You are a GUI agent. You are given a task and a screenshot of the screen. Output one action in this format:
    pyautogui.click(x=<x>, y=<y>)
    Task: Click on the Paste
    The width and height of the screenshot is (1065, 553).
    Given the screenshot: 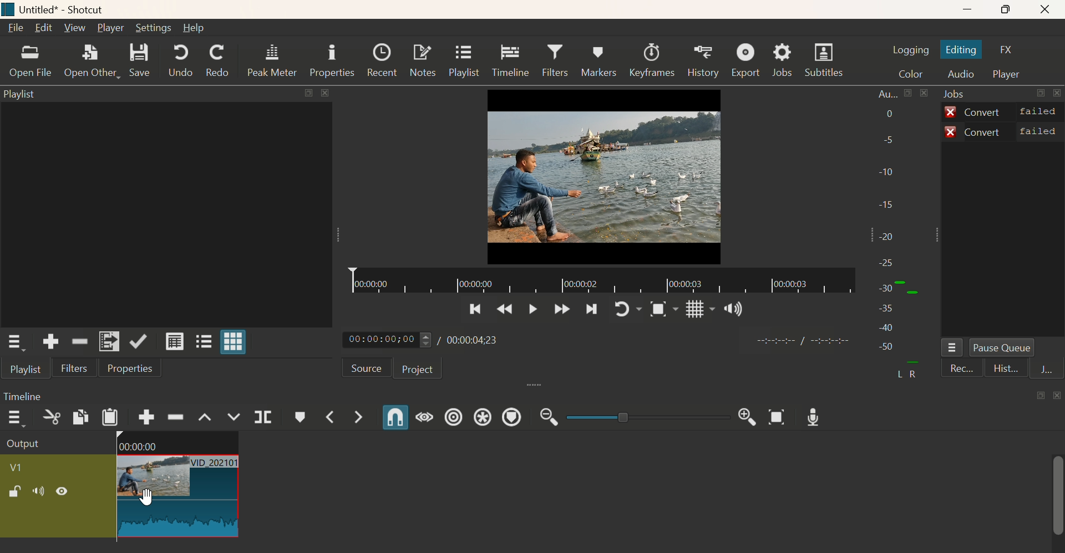 What is the action you would take?
    pyautogui.click(x=112, y=419)
    